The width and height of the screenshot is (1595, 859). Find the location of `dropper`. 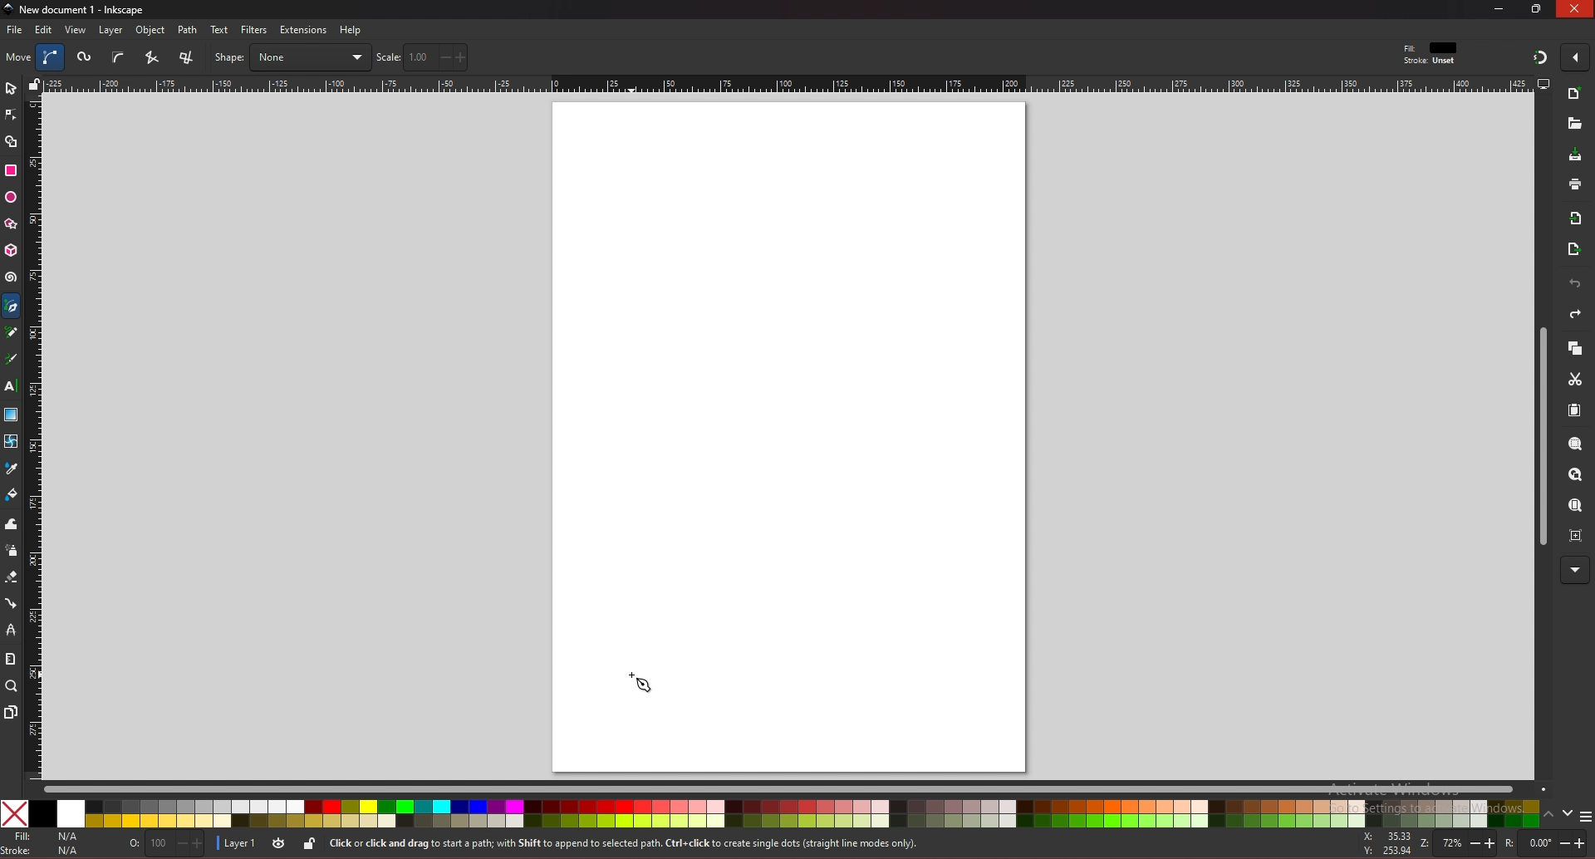

dropper is located at coordinates (12, 469).